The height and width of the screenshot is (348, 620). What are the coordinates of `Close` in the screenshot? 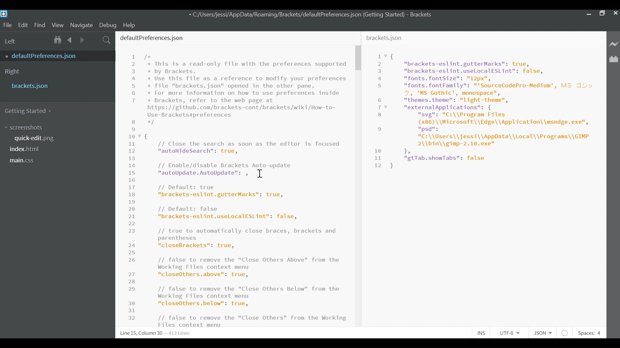 It's located at (616, 13).